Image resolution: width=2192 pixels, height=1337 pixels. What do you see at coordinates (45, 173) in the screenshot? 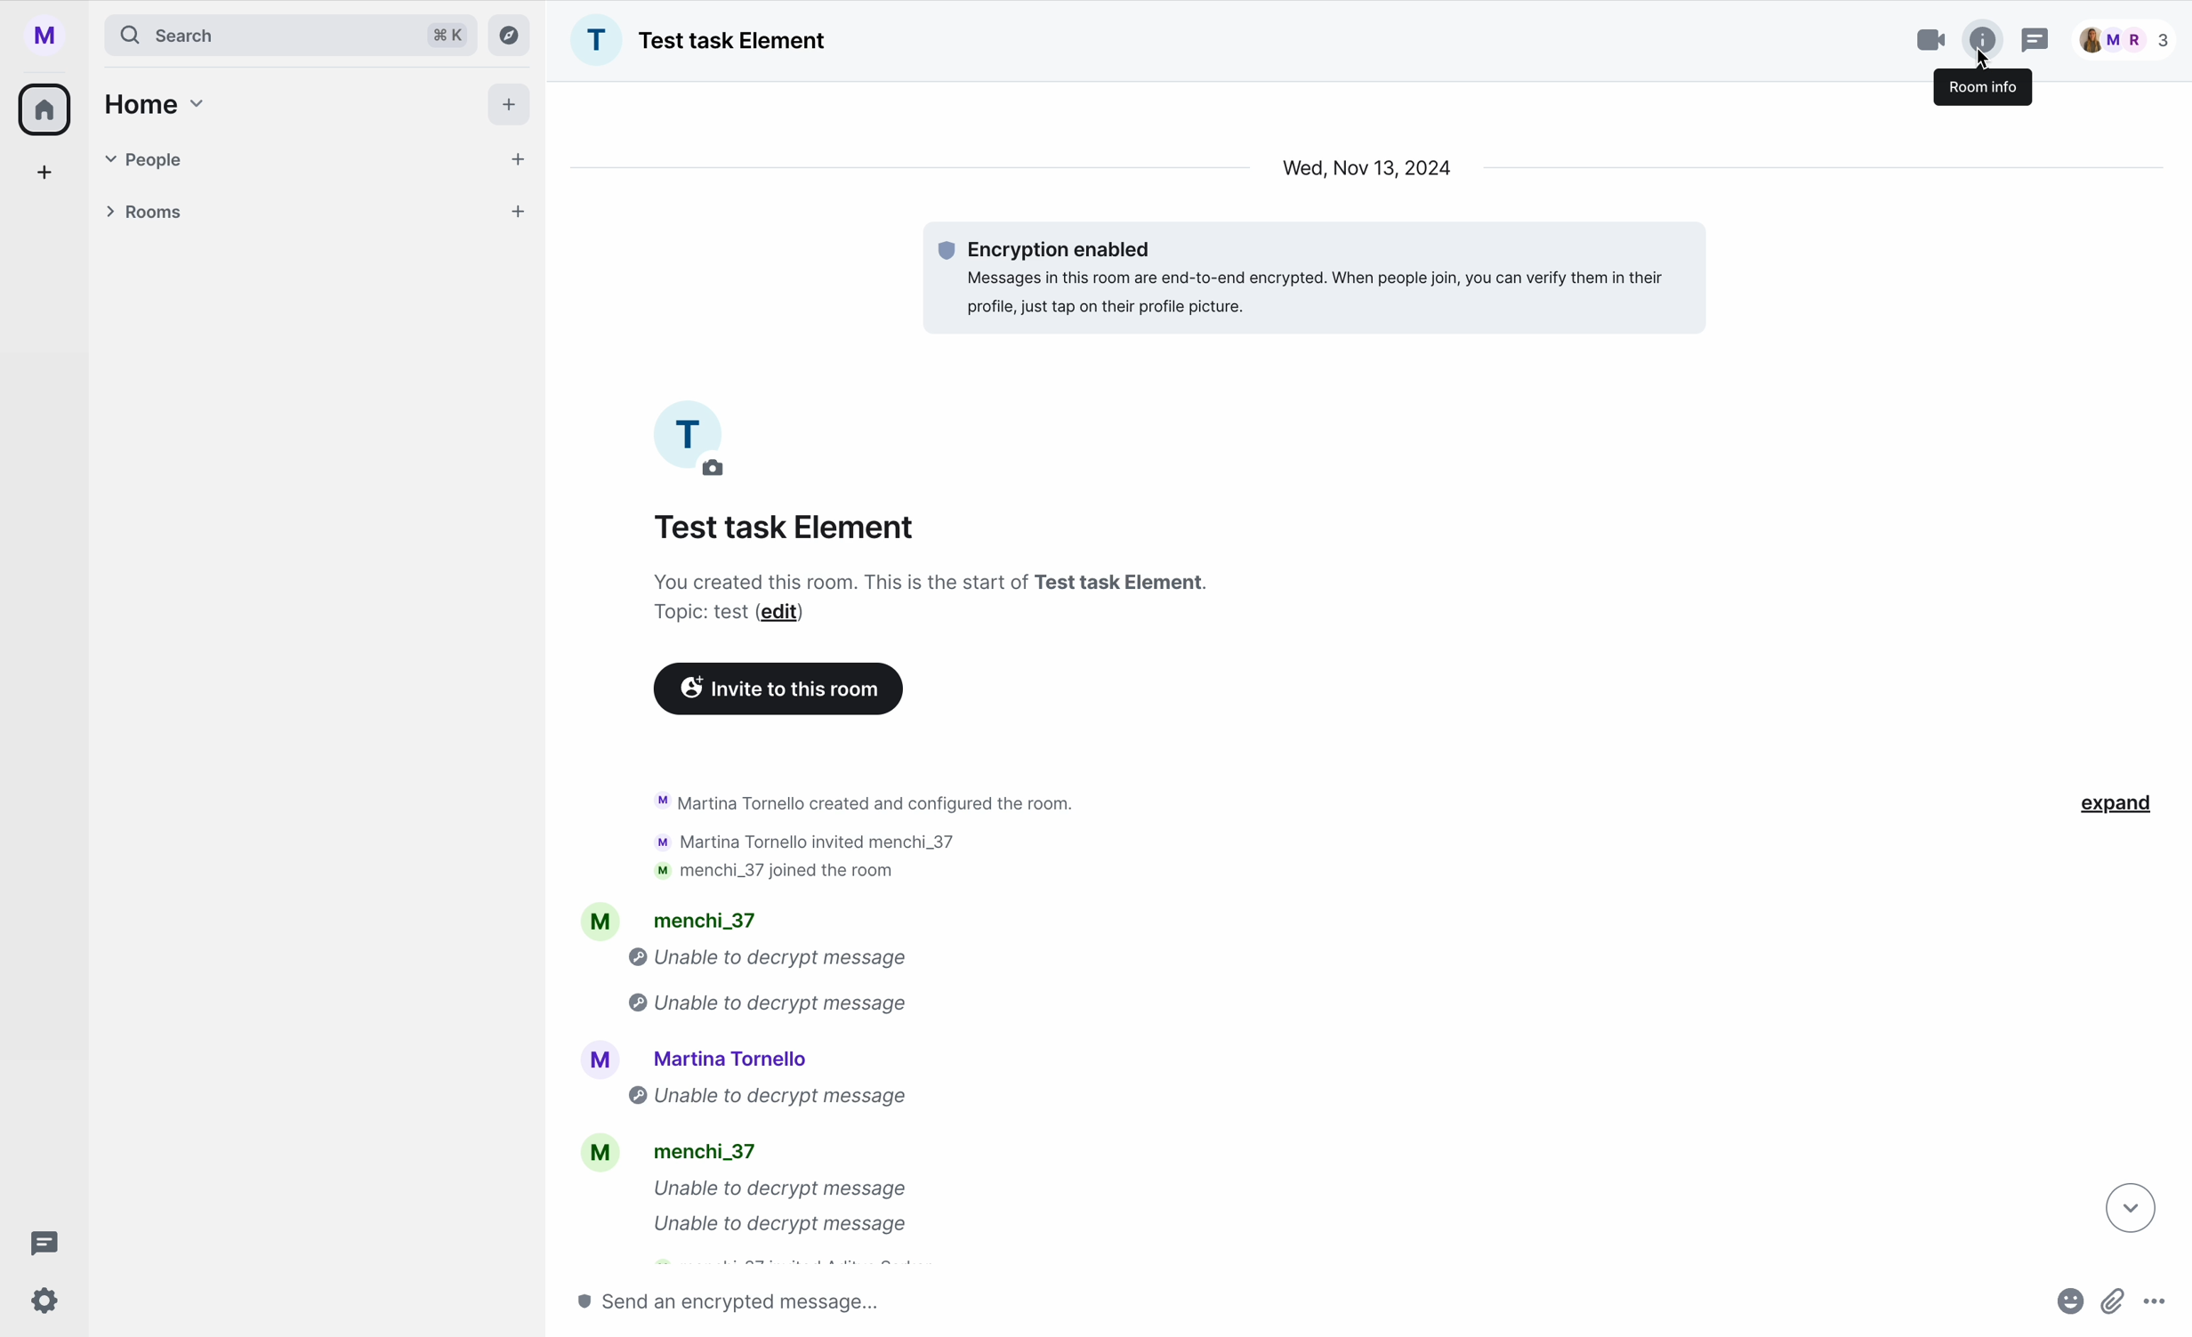
I see `add` at bounding box center [45, 173].